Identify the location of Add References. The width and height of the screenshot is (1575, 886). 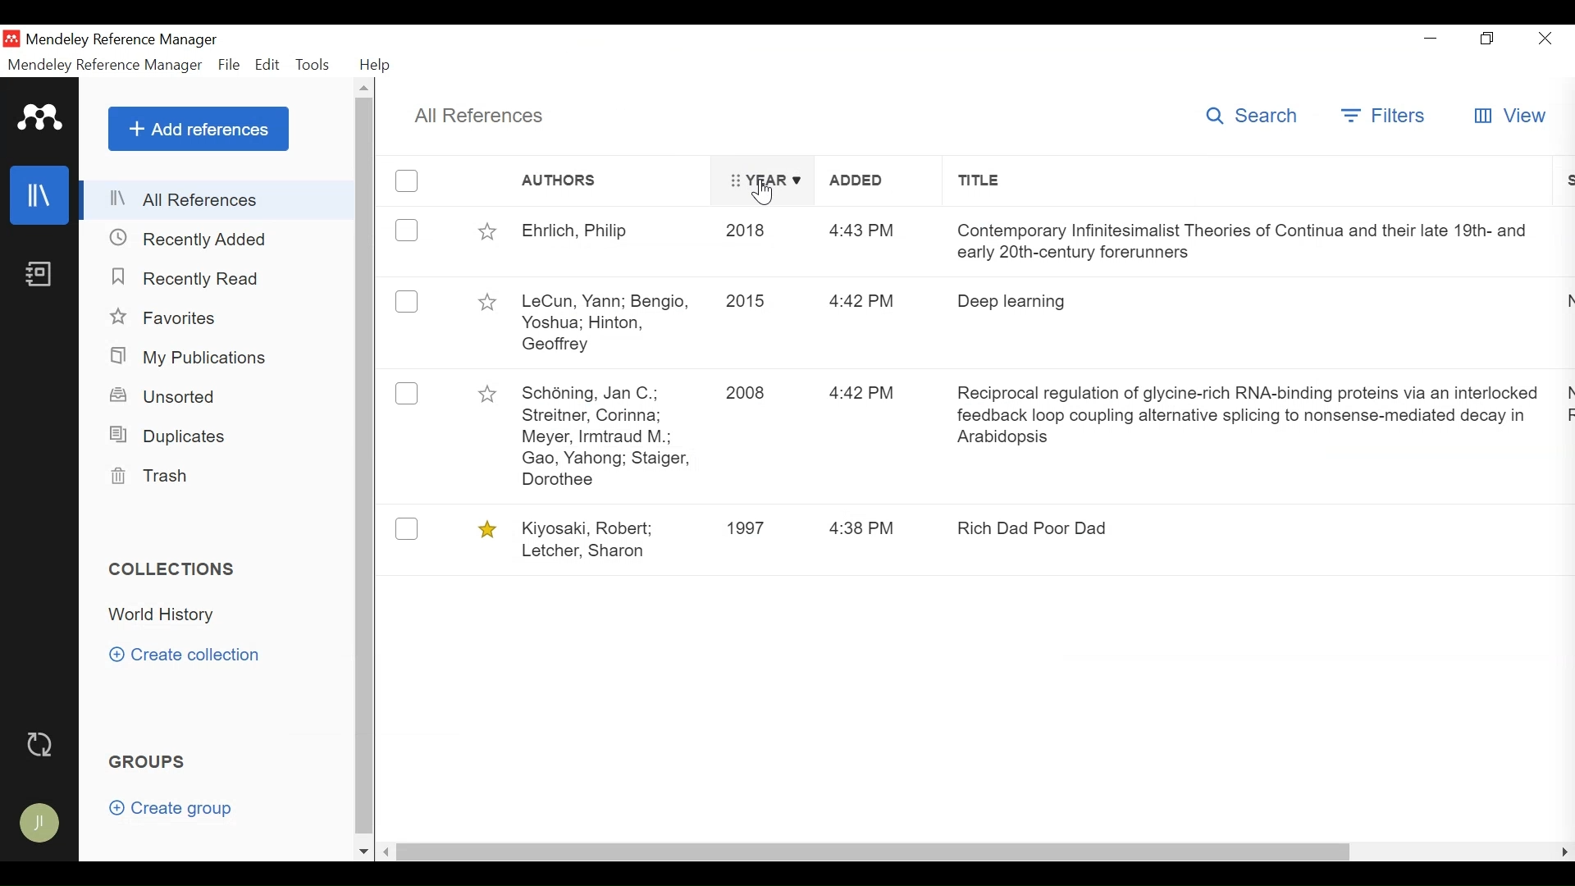
(199, 129).